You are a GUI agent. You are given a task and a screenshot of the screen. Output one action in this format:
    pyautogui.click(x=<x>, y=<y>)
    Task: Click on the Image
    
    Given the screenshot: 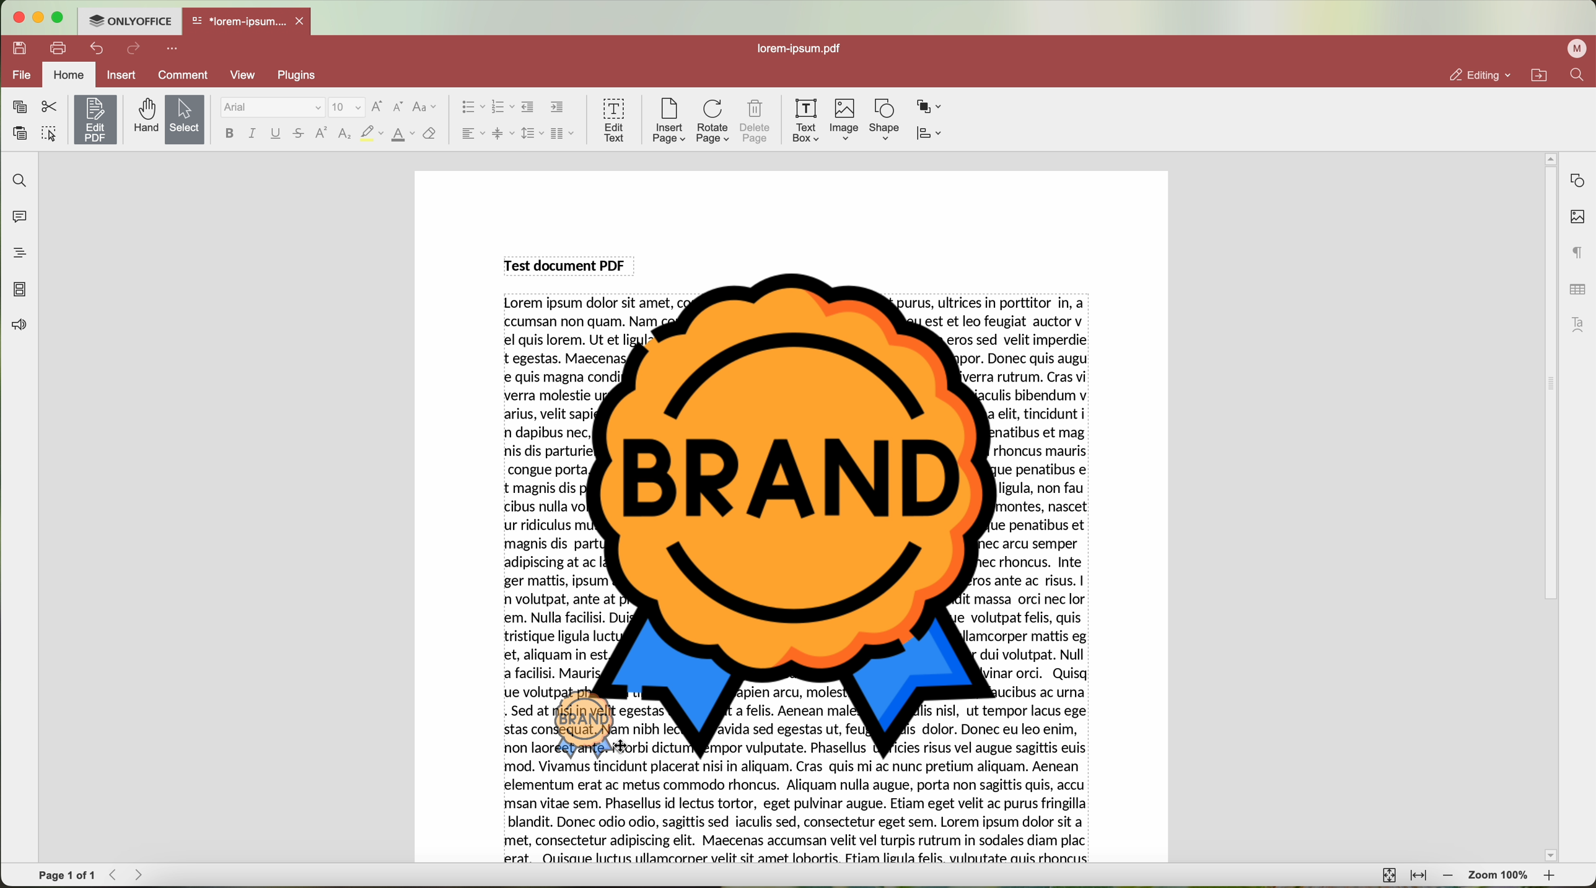 What is the action you would take?
    pyautogui.click(x=791, y=518)
    